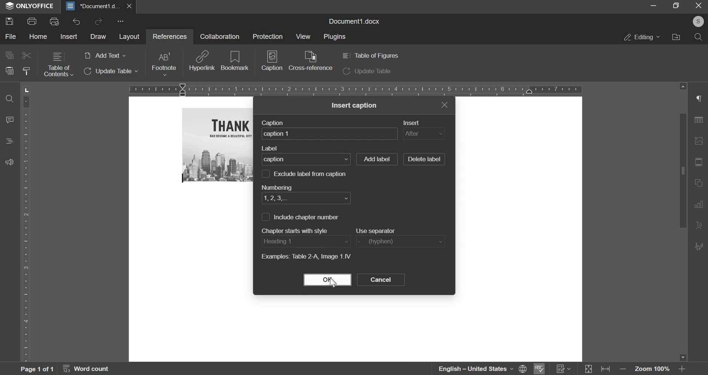 The height and width of the screenshot is (375, 708). I want to click on vertical scale, so click(27, 228).